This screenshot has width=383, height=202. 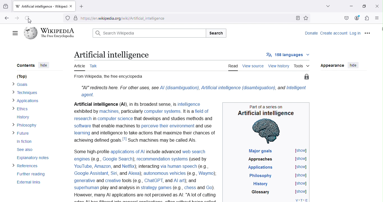 I want to click on V-T-E, so click(x=303, y=199).